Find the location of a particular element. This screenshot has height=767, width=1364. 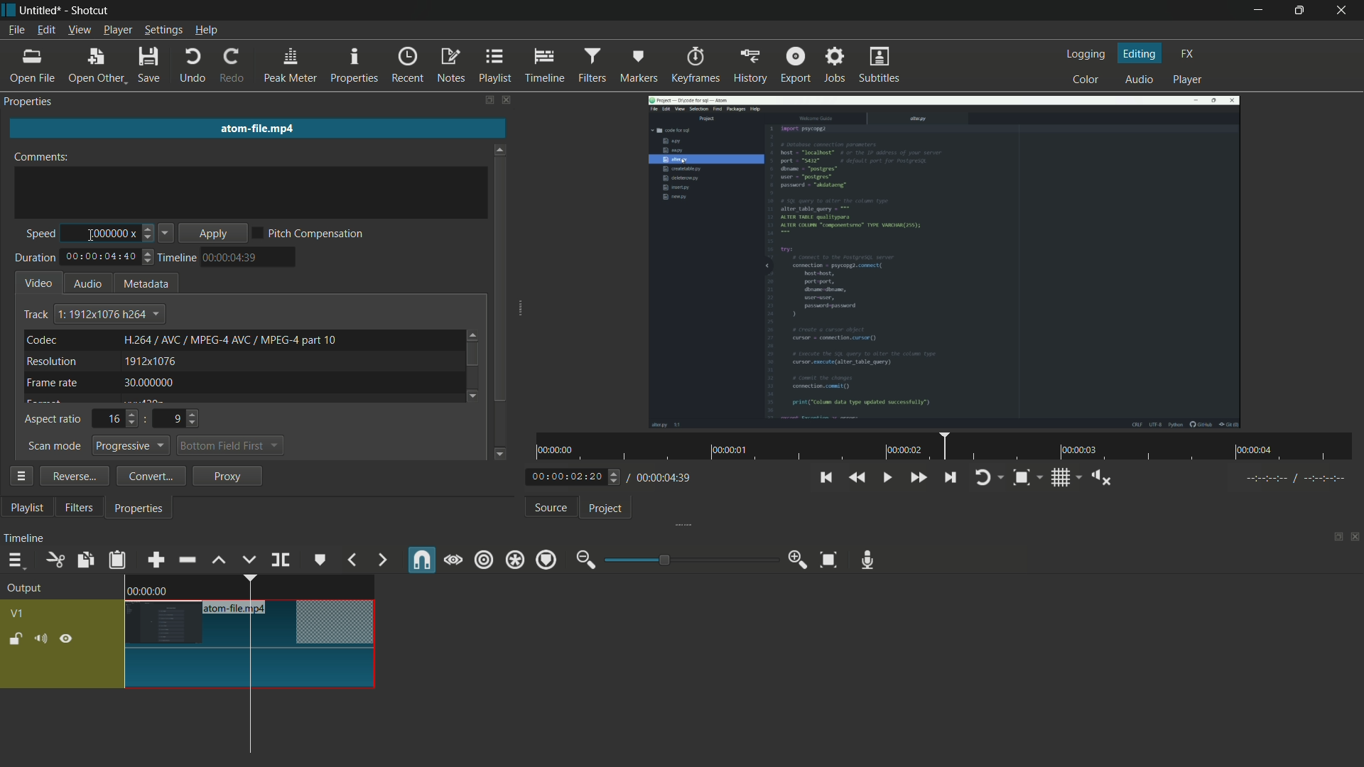

filters is located at coordinates (592, 65).